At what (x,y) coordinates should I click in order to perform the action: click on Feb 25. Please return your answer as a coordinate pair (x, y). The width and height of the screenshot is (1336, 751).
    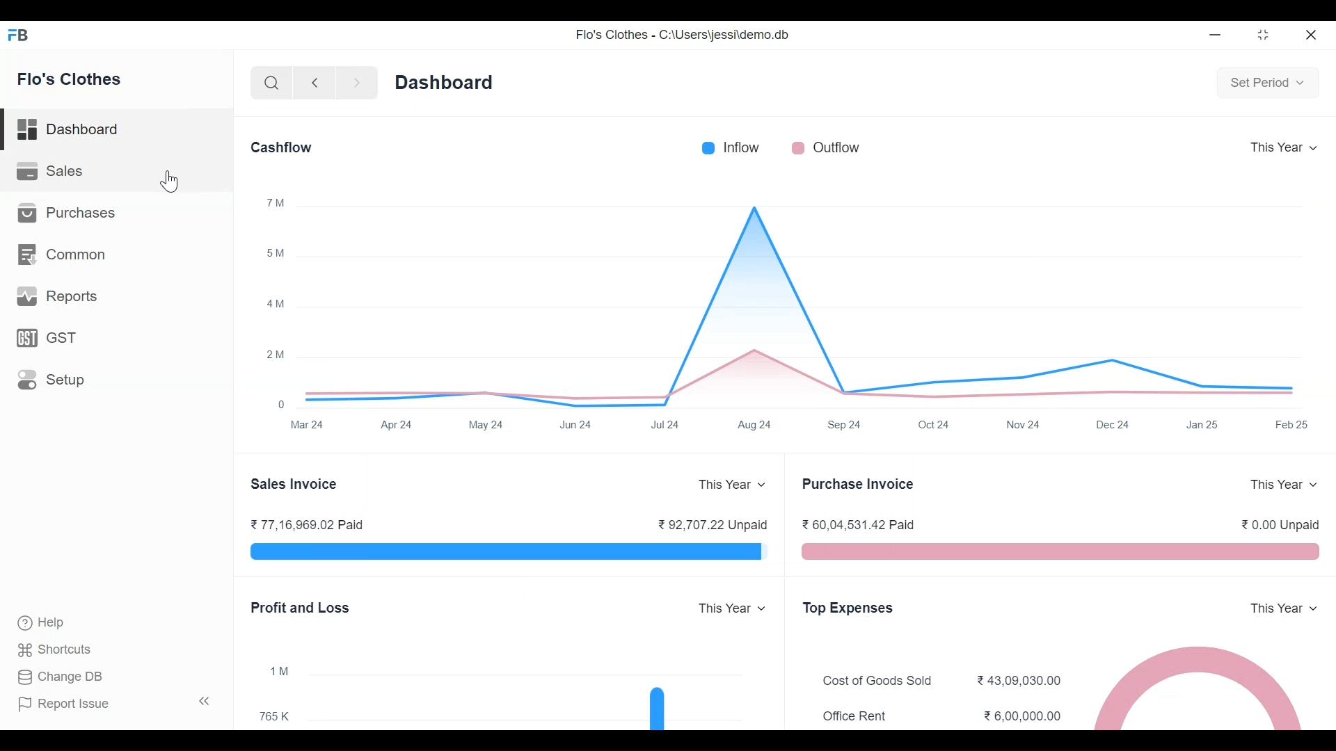
    Looking at the image, I should click on (1290, 424).